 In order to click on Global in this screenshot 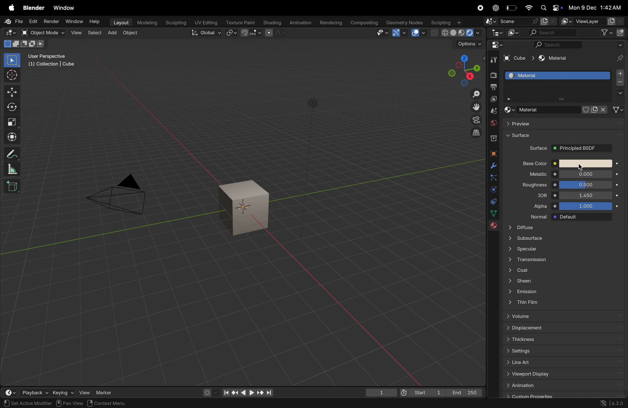, I will do `click(207, 33)`.